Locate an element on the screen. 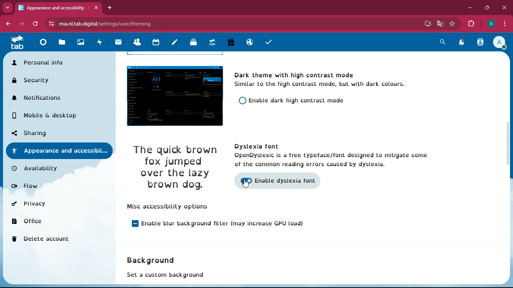 The height and width of the screenshot is (288, 513). close is located at coordinates (504, 8).